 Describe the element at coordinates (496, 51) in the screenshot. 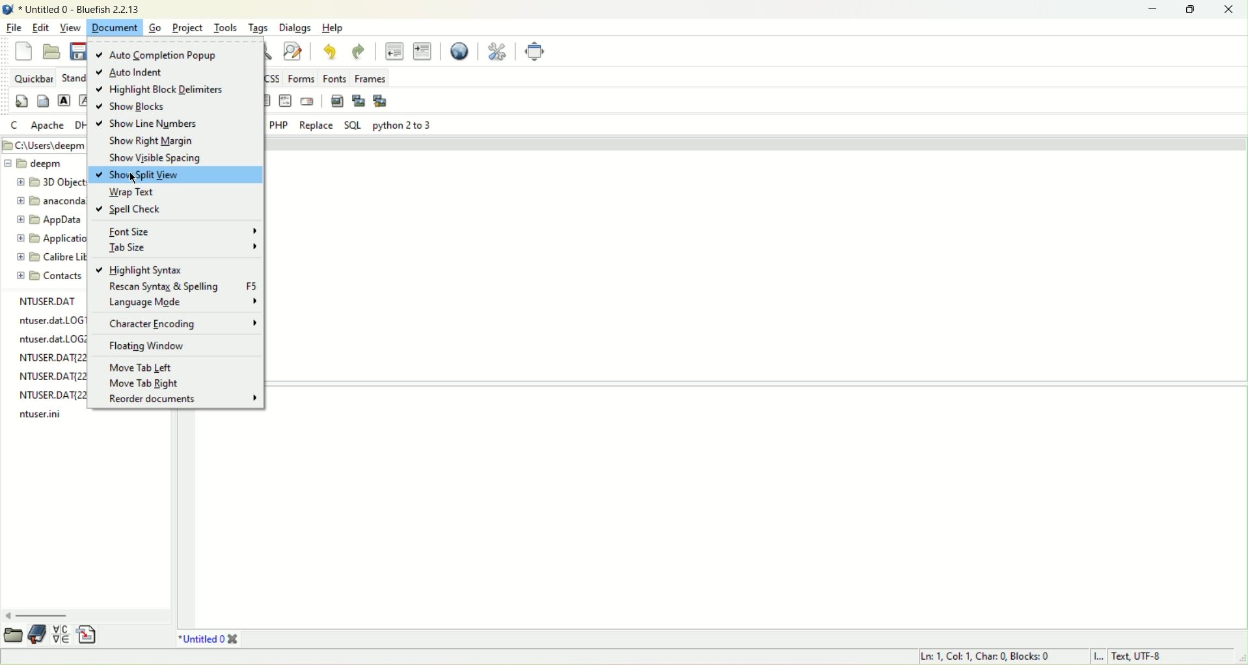

I see `preferences` at that location.